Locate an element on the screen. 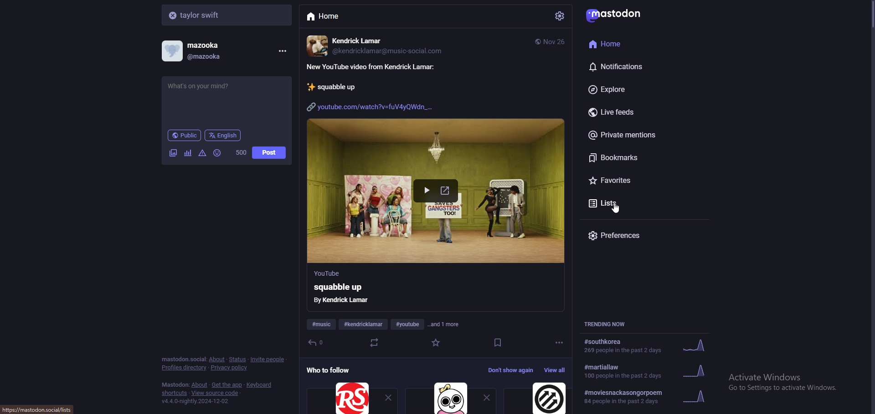 This screenshot has width=875, height=414. feed is located at coordinates (434, 222).